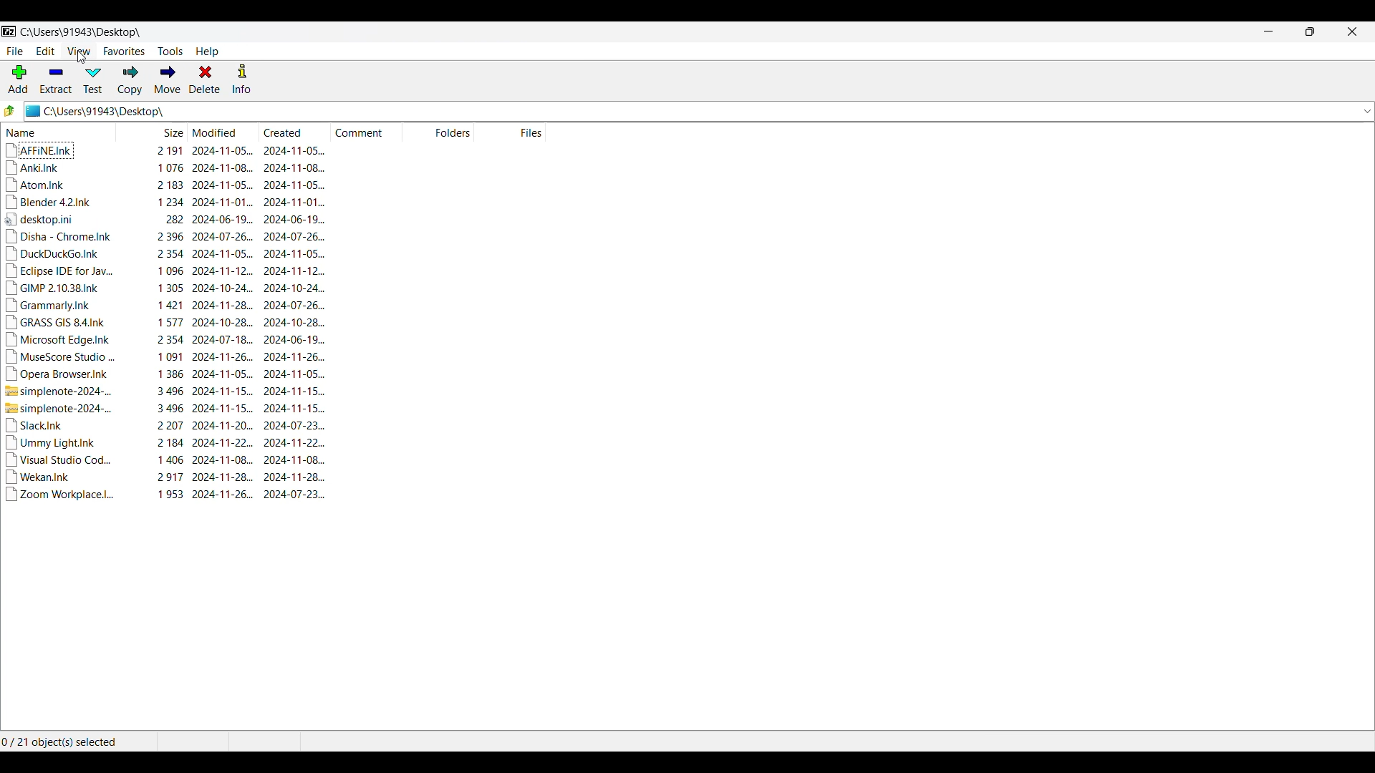 The image size is (1375, 773). Describe the element at coordinates (169, 425) in the screenshot. I see `Slack.Ink 2207 2024-11-20... 2024-07-23.` at that location.